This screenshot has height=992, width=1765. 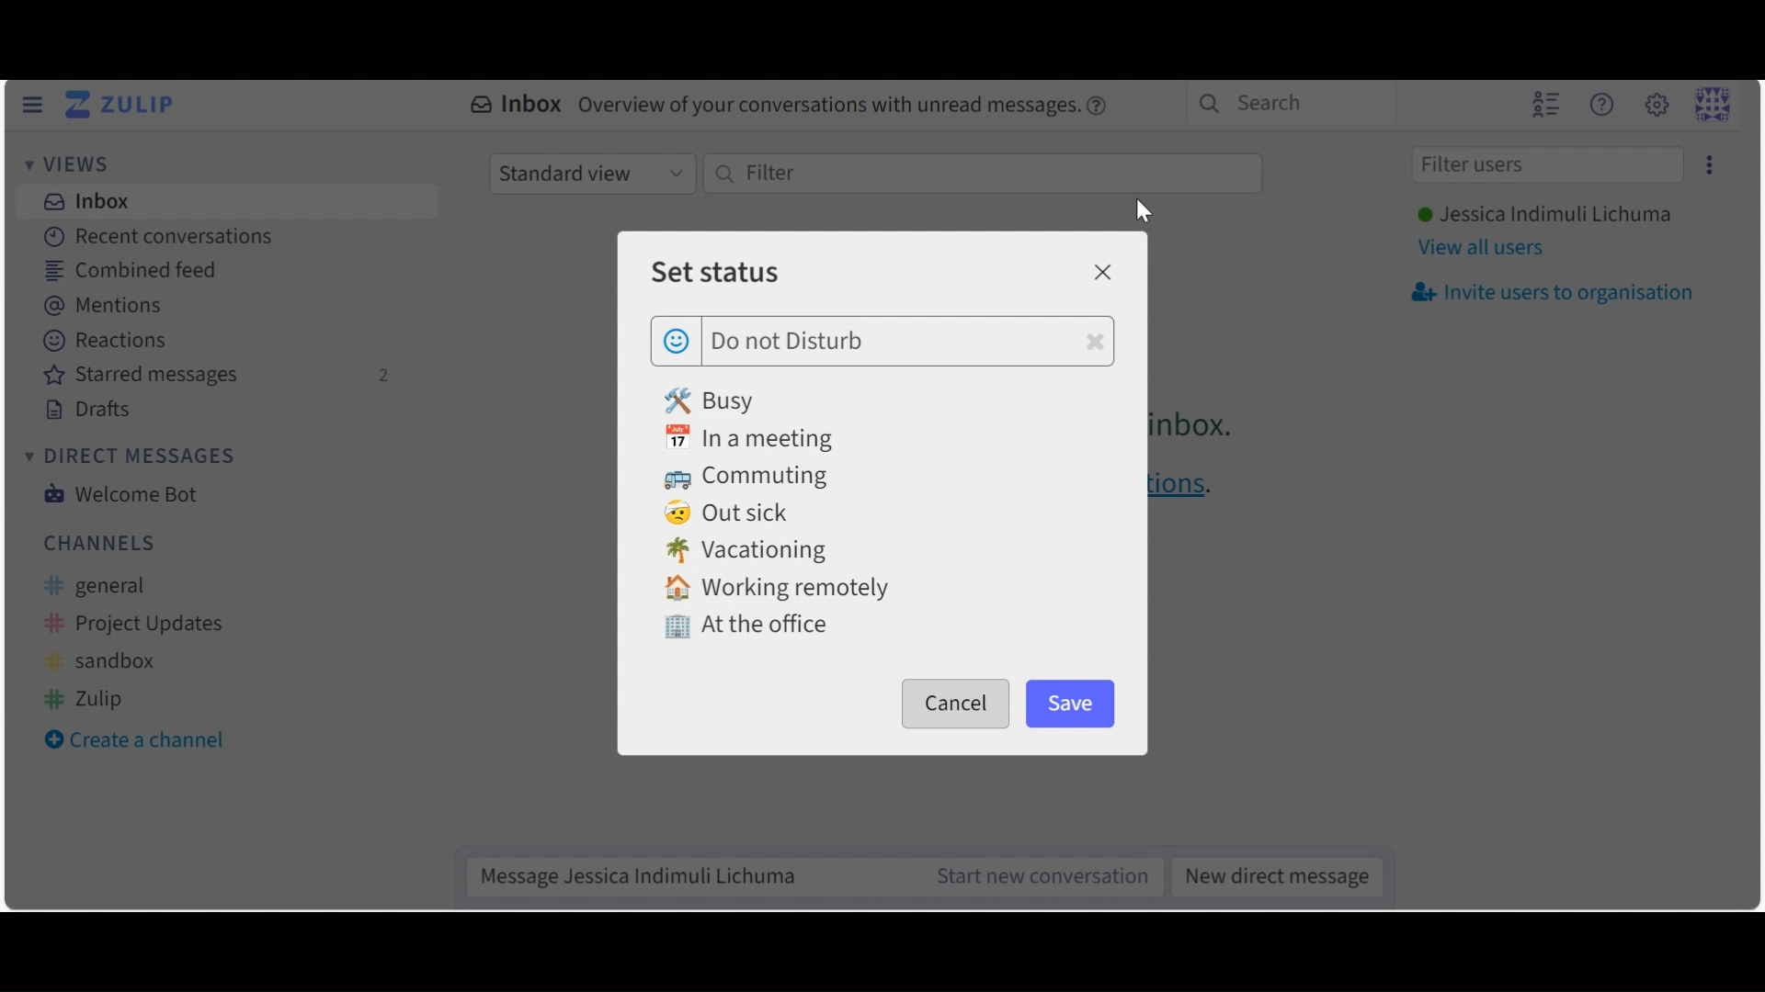 I want to click on Out Sick, so click(x=731, y=514).